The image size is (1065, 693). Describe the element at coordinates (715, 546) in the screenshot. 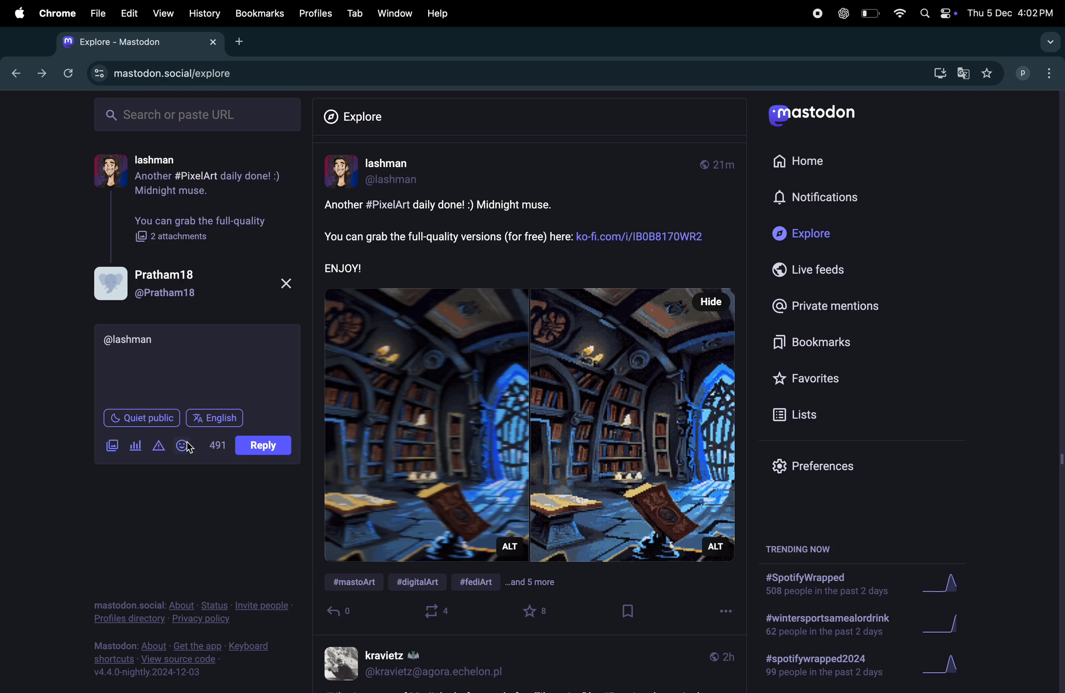

I see `Alt description` at that location.